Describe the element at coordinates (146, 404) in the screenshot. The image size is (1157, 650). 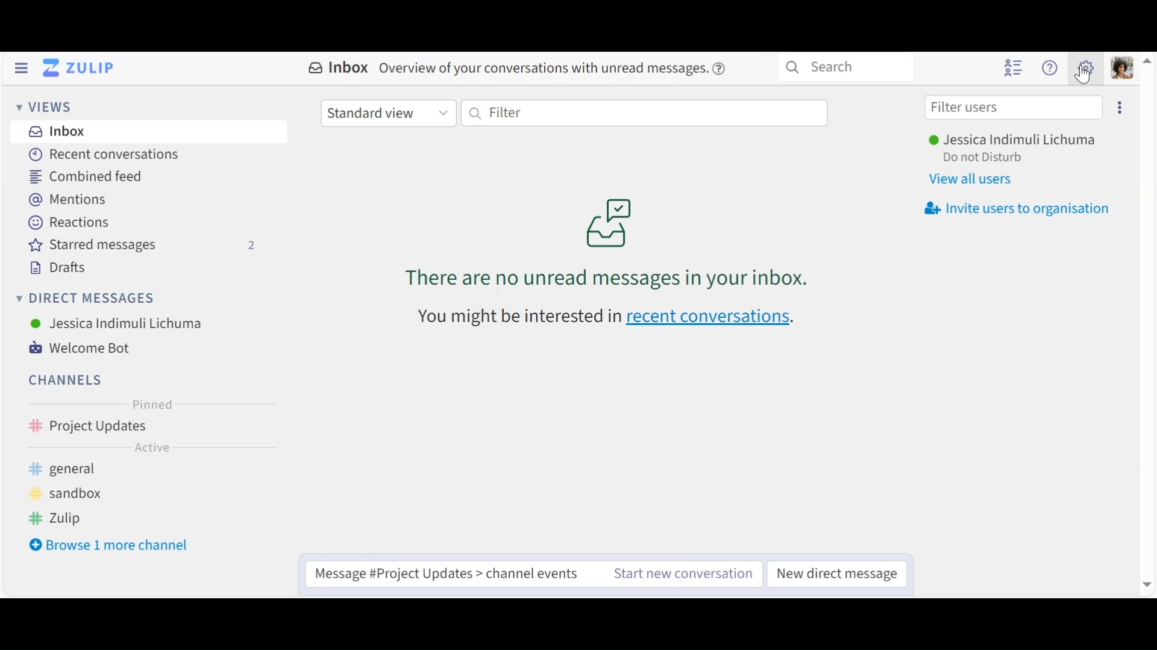
I see `Pinned` at that location.